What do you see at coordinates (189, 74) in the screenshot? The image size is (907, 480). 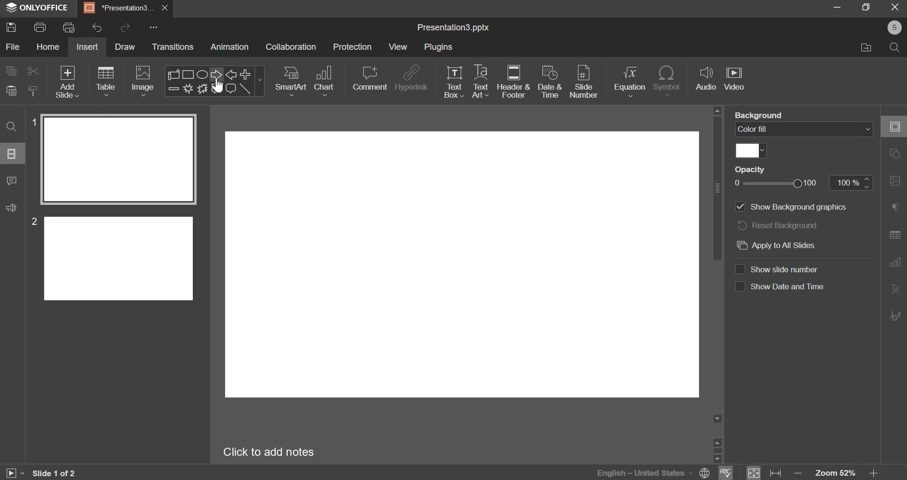 I see `rectangle` at bounding box center [189, 74].